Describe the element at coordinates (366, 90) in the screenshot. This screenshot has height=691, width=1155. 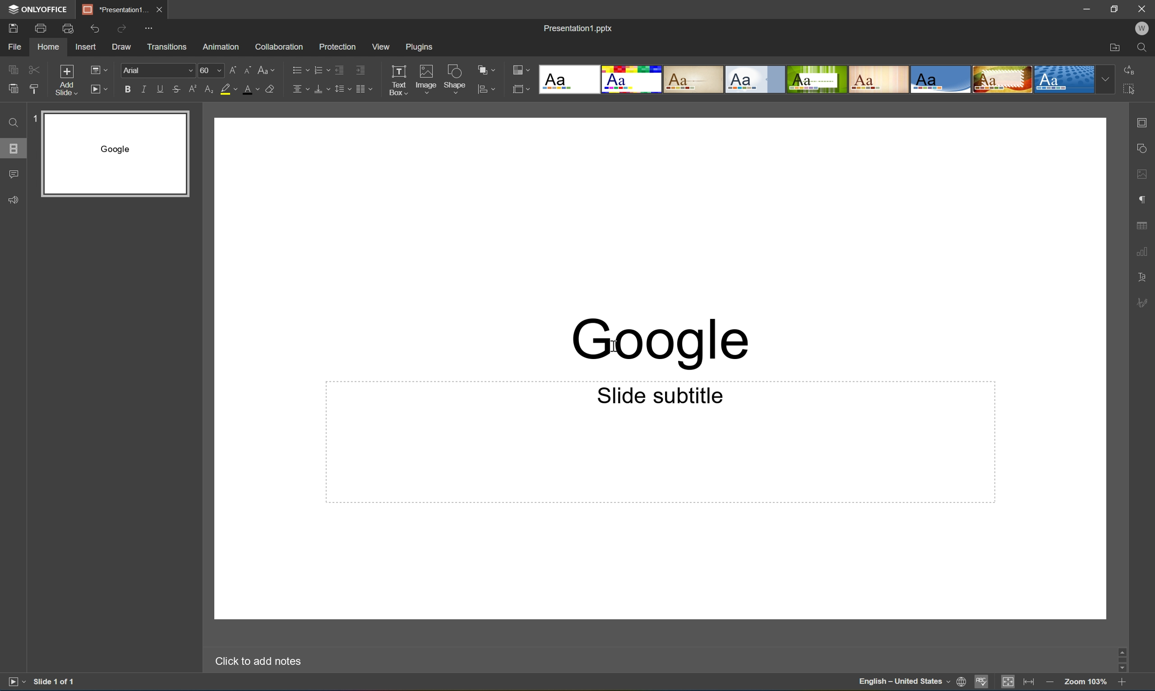
I see `Decrease indent` at that location.